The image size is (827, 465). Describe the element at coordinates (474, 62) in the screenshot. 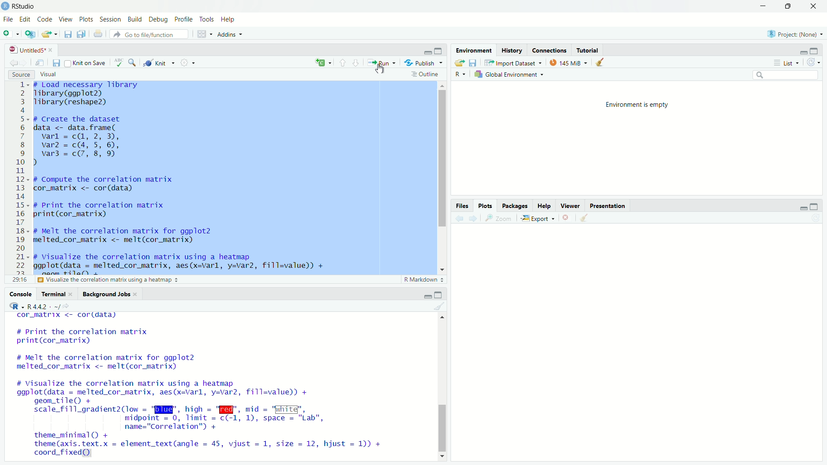

I see `save workspace as` at that location.